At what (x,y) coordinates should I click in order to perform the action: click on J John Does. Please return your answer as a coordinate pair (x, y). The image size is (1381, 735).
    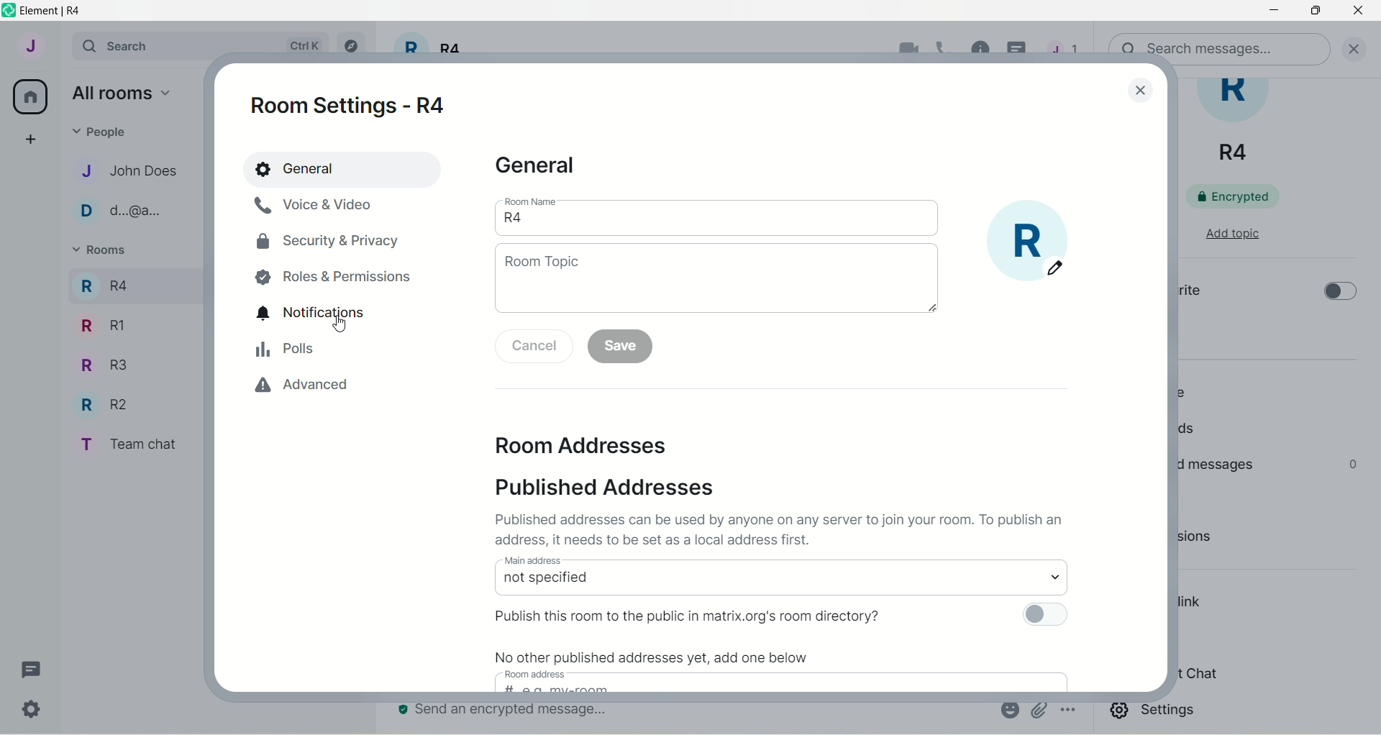
    Looking at the image, I should click on (116, 170).